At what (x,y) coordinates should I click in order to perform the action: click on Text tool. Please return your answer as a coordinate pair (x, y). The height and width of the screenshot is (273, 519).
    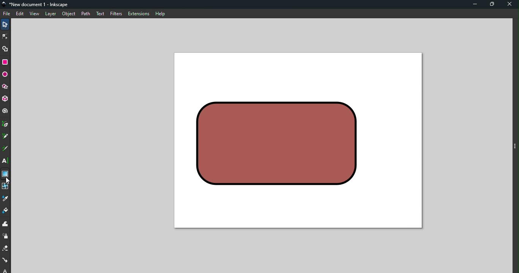
    Looking at the image, I should click on (6, 161).